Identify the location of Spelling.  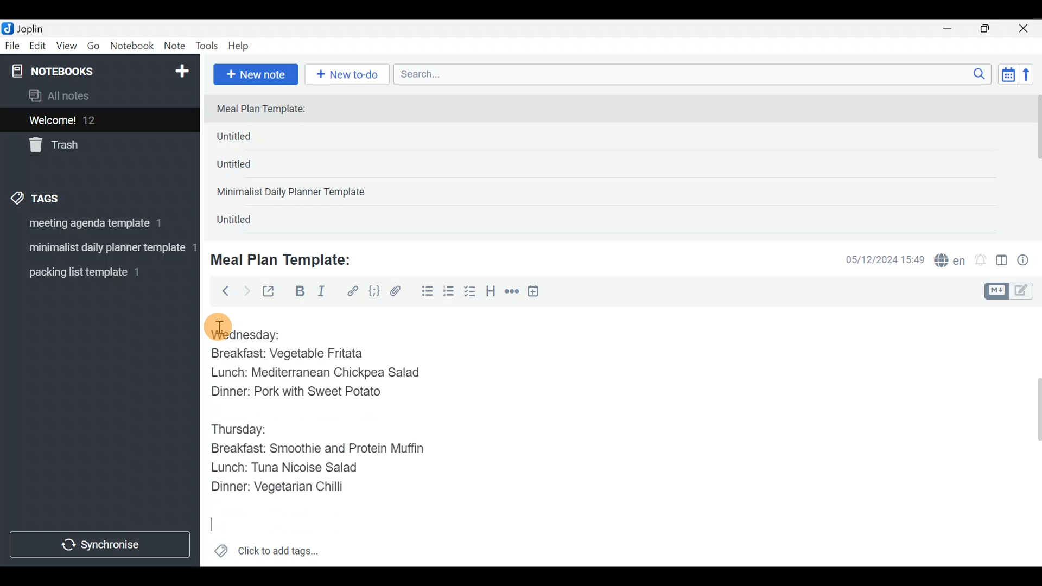
(950, 262).